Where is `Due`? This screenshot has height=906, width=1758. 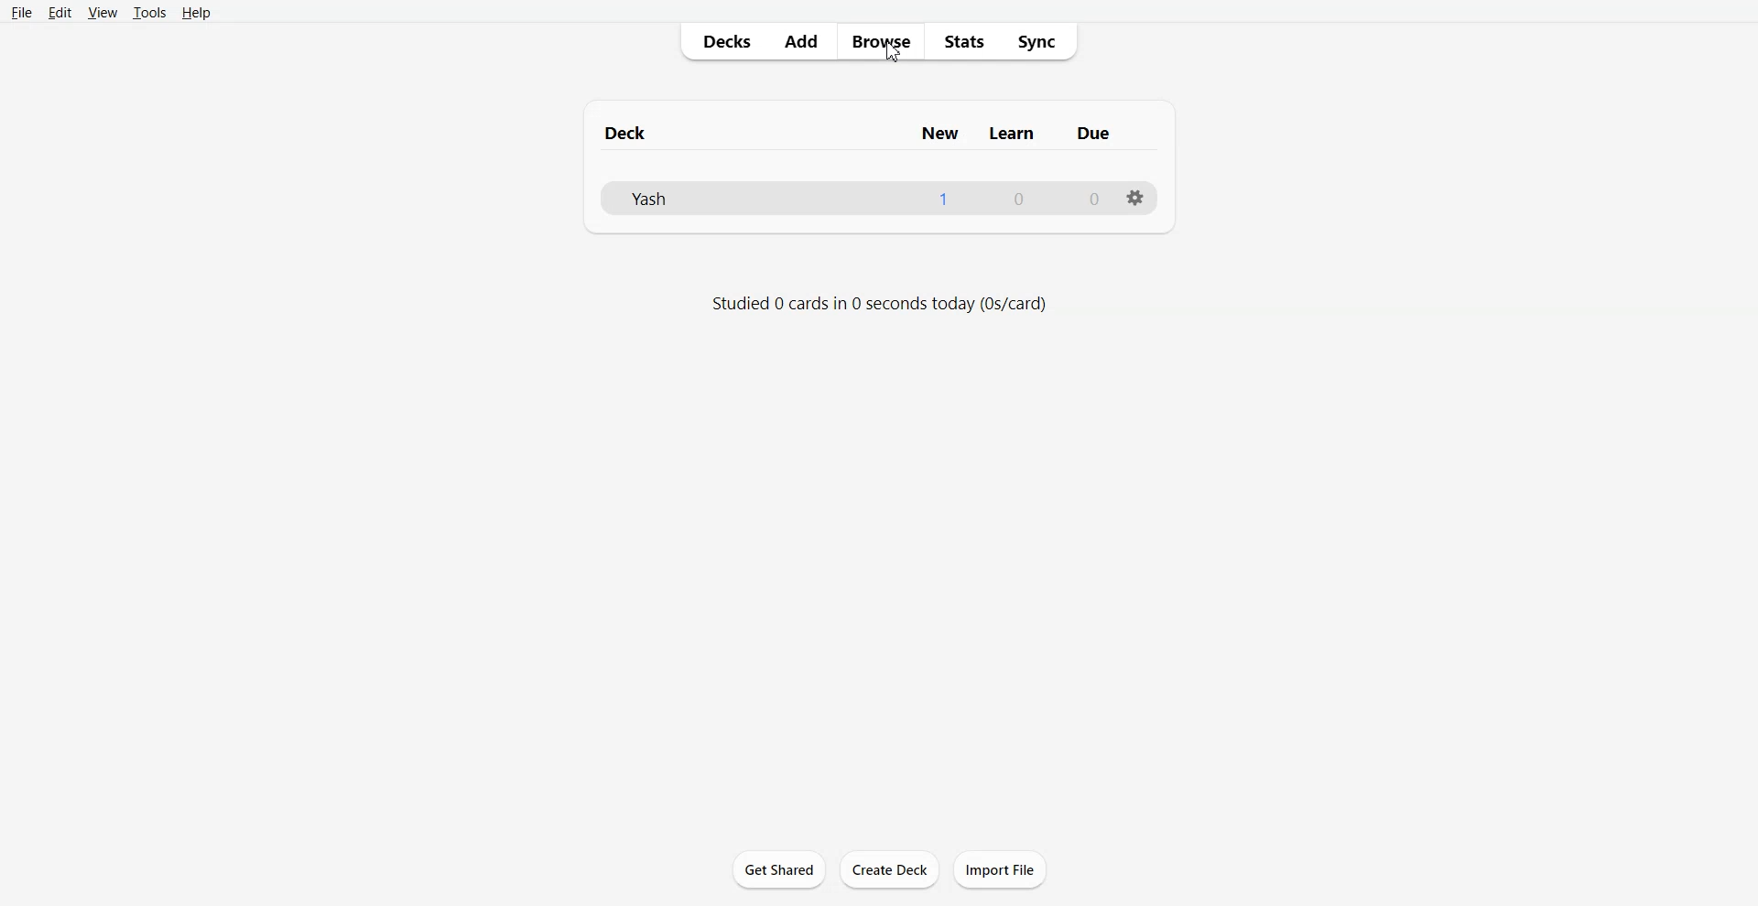 Due is located at coordinates (1099, 132).